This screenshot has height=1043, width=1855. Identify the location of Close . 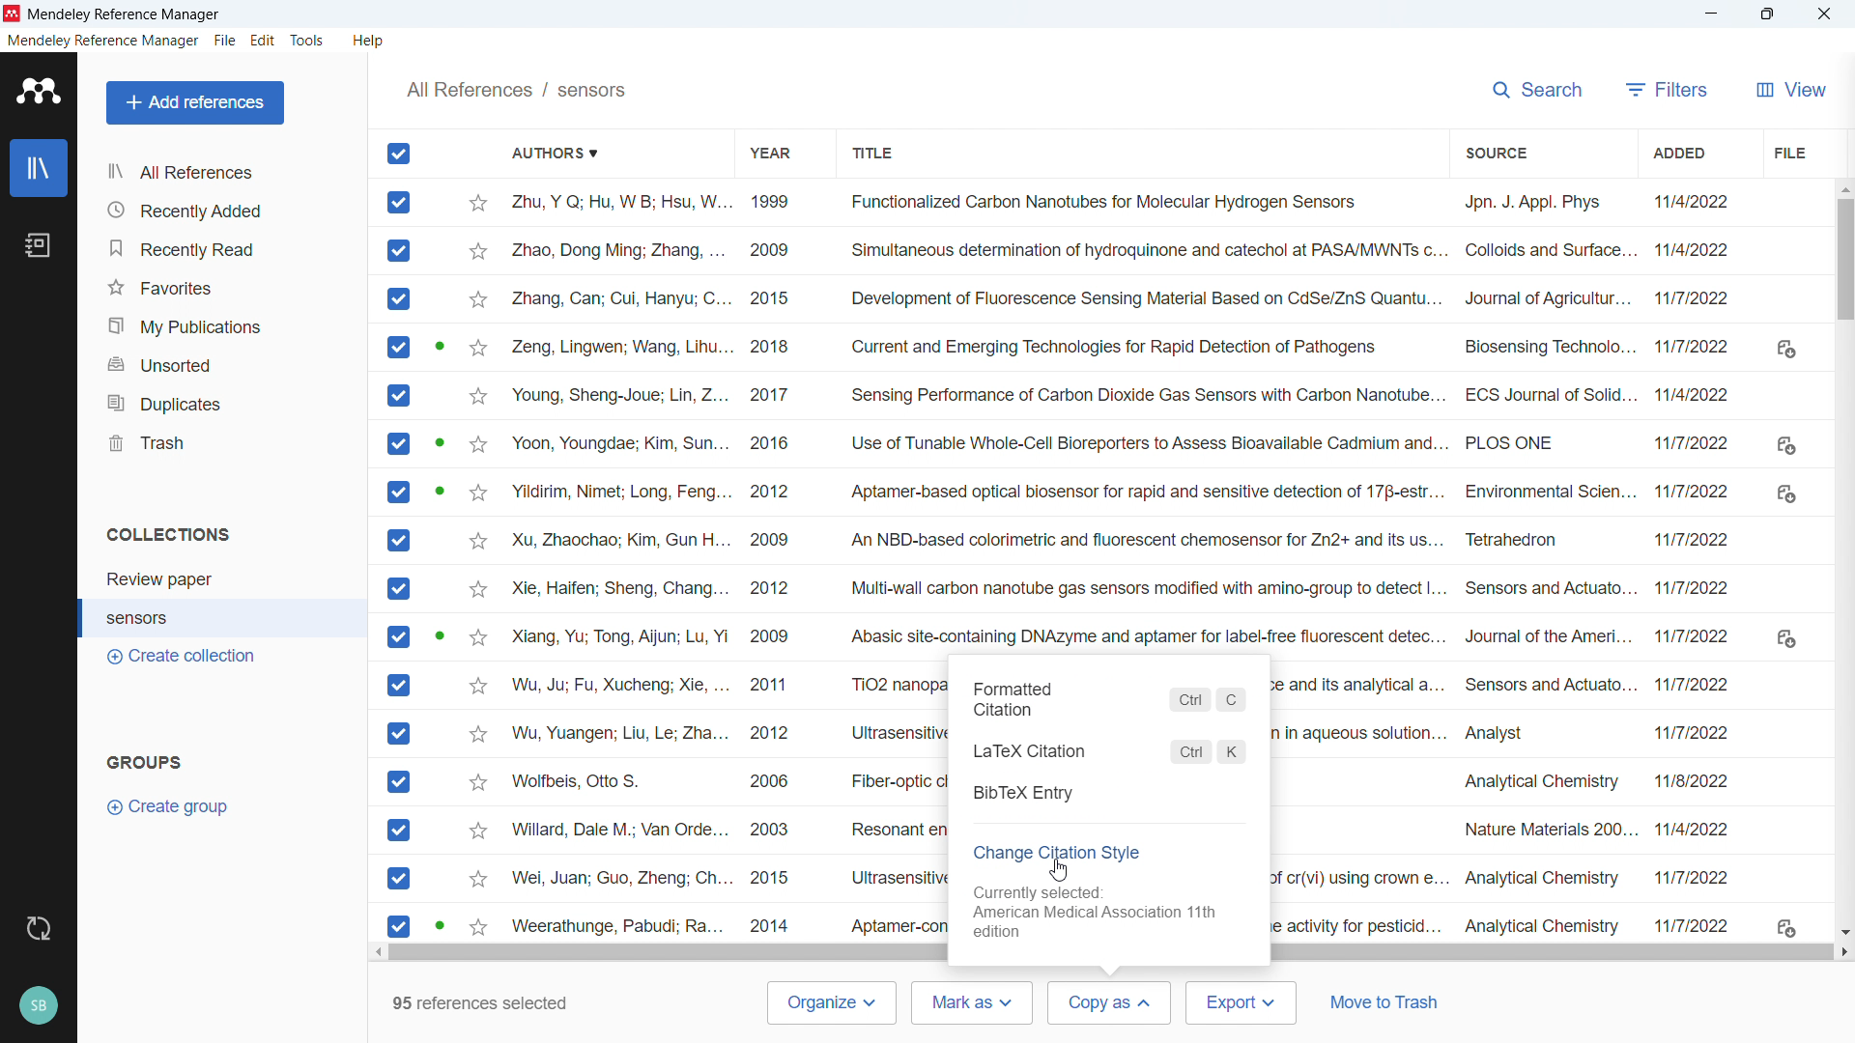
(1822, 13).